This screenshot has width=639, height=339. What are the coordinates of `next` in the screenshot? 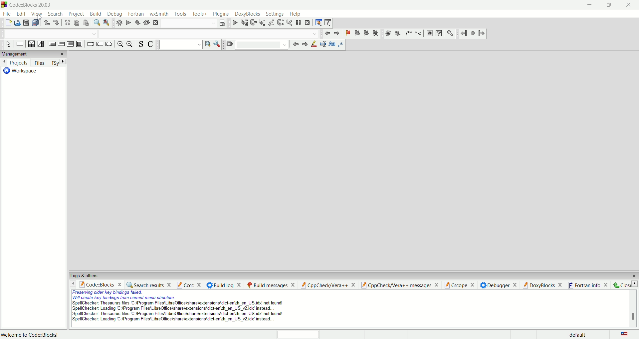 It's located at (62, 62).